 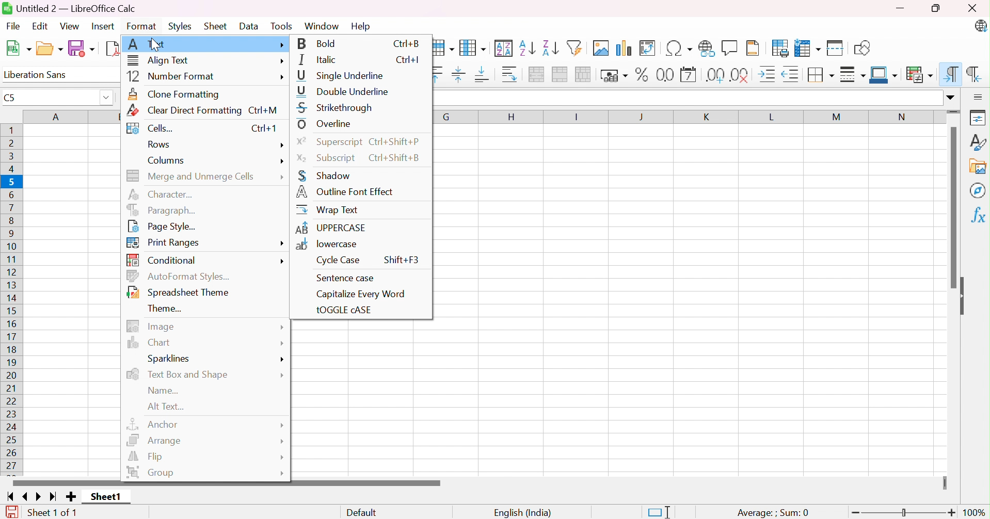 What do you see at coordinates (105, 497) in the screenshot?
I see `Sheet1` at bounding box center [105, 497].